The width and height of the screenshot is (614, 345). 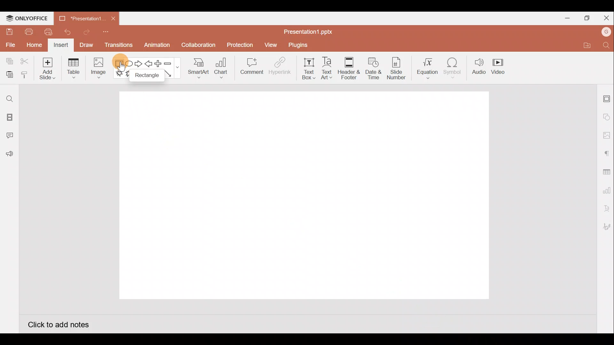 What do you see at coordinates (25, 76) in the screenshot?
I see `Copy style` at bounding box center [25, 76].